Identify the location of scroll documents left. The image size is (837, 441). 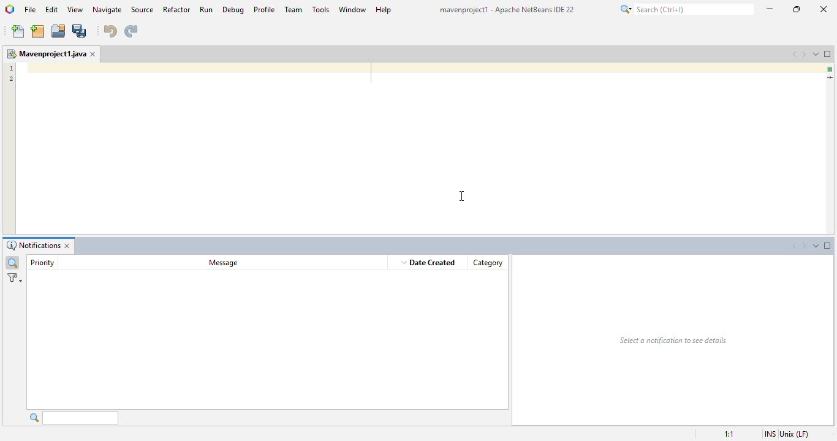
(792, 247).